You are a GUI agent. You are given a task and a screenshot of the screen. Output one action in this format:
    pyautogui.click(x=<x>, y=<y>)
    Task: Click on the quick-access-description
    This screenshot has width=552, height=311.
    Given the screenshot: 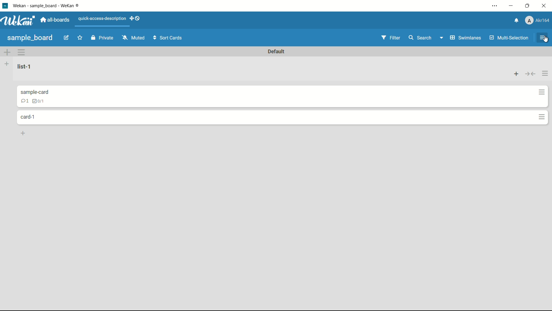 What is the action you would take?
    pyautogui.click(x=102, y=19)
    